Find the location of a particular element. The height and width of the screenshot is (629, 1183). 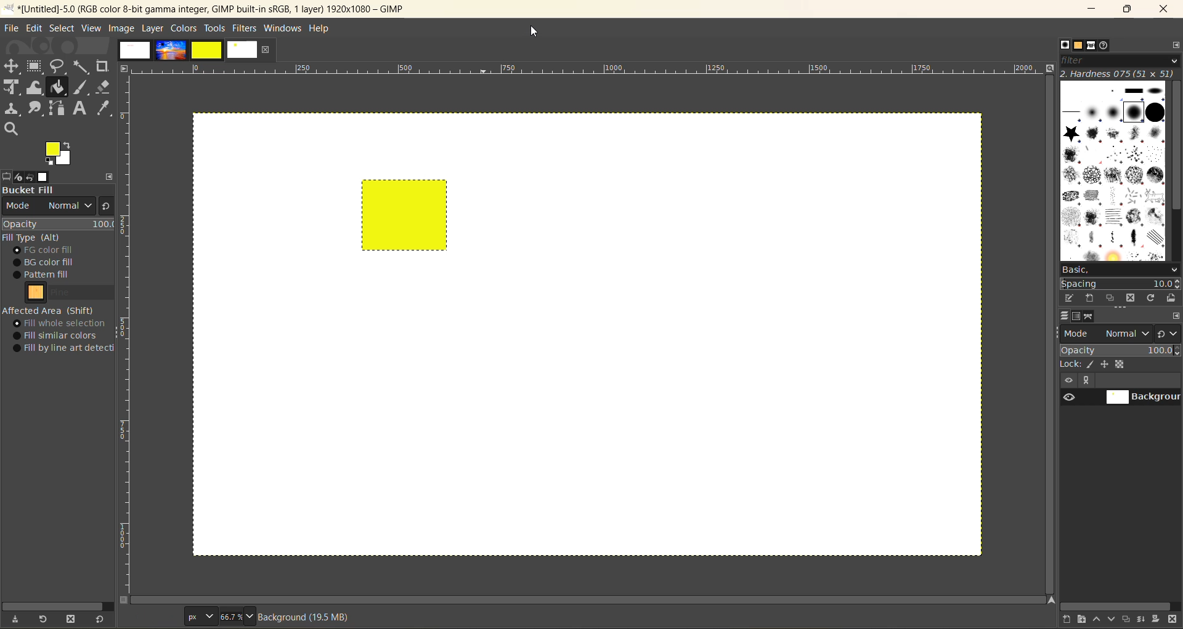

pattern fill is located at coordinates (55, 275).